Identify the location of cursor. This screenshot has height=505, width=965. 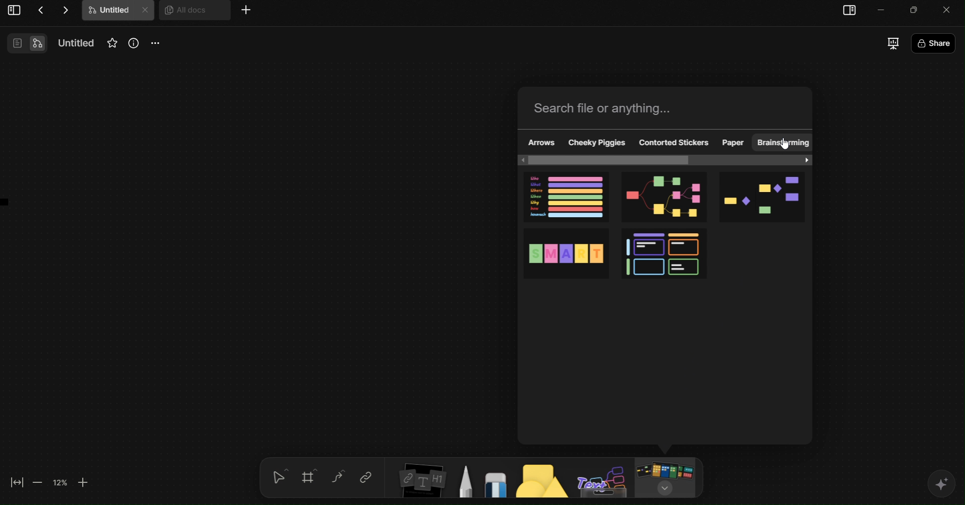
(786, 145).